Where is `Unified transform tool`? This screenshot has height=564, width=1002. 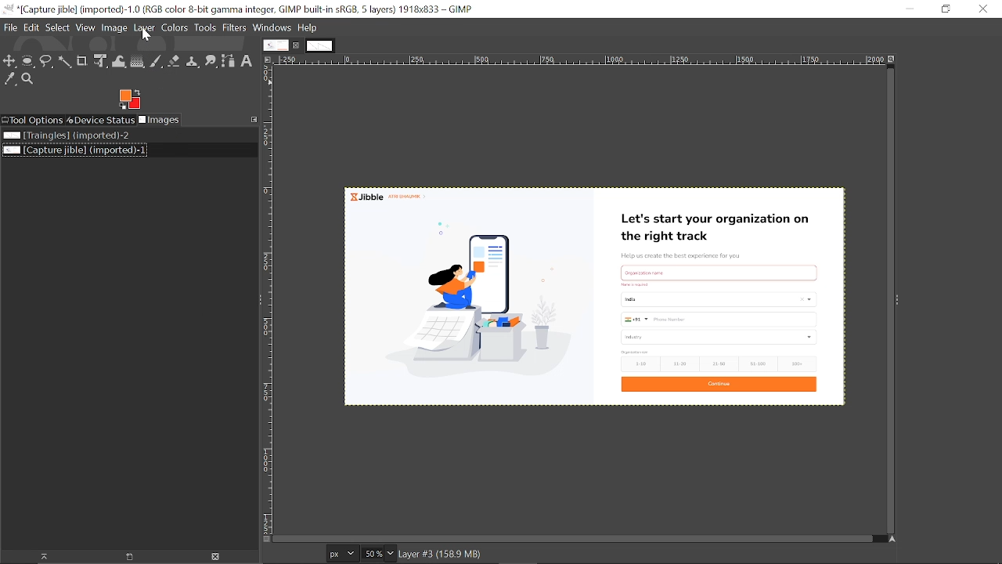 Unified transform tool is located at coordinates (100, 61).